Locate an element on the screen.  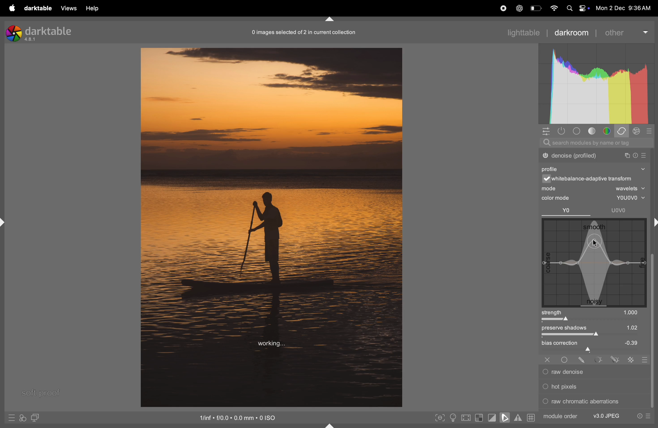
quick acess to ypur styles is located at coordinates (22, 419).